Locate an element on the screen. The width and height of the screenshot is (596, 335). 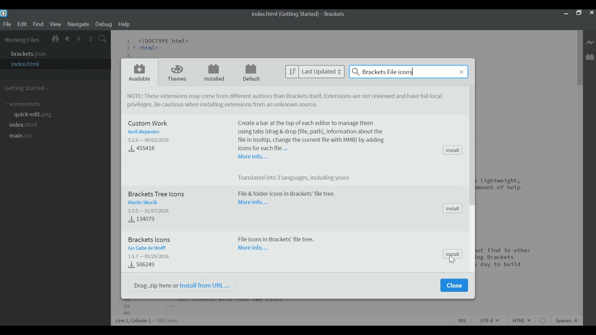
Getting Started is located at coordinates (28, 88).